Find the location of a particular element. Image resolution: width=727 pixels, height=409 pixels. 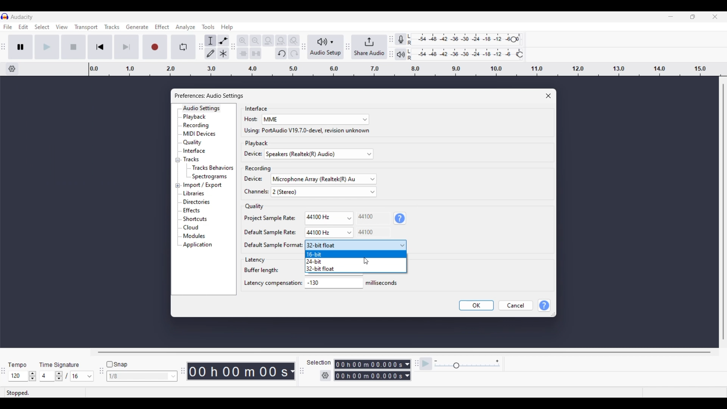

Default sample format options is located at coordinates (355, 245).